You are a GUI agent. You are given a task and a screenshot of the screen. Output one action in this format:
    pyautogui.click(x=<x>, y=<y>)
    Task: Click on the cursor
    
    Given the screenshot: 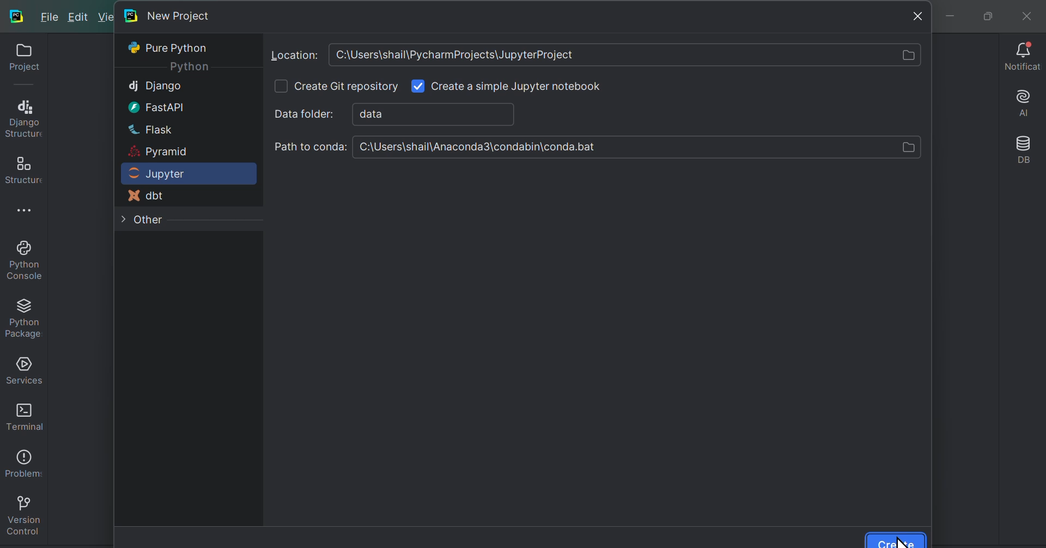 What is the action you would take?
    pyautogui.click(x=901, y=540)
    